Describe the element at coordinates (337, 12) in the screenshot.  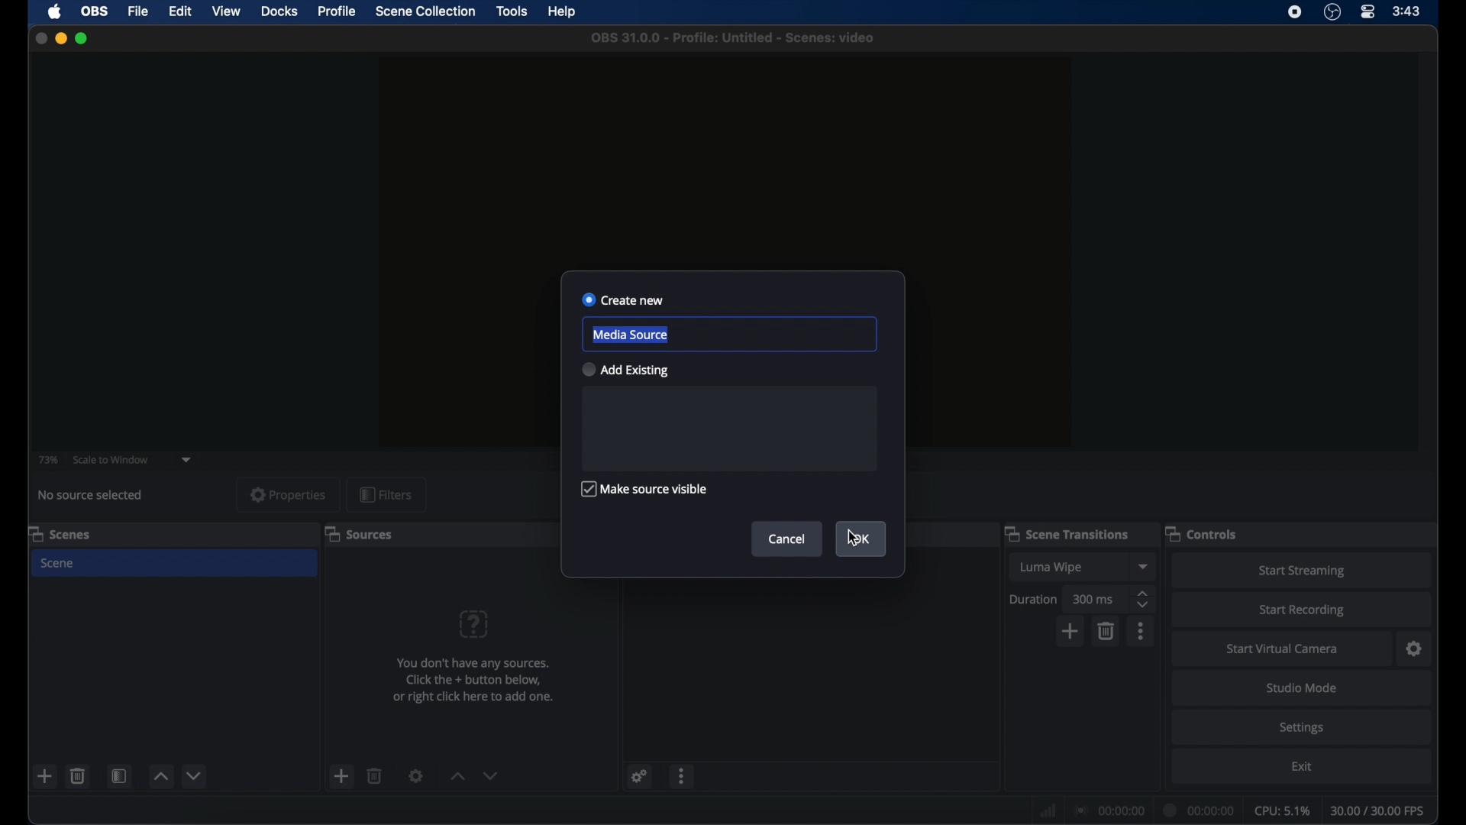
I see `profile` at that location.